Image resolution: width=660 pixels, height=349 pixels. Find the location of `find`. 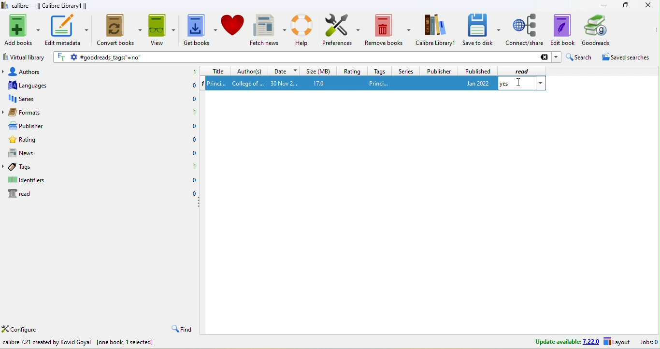

find is located at coordinates (181, 328).